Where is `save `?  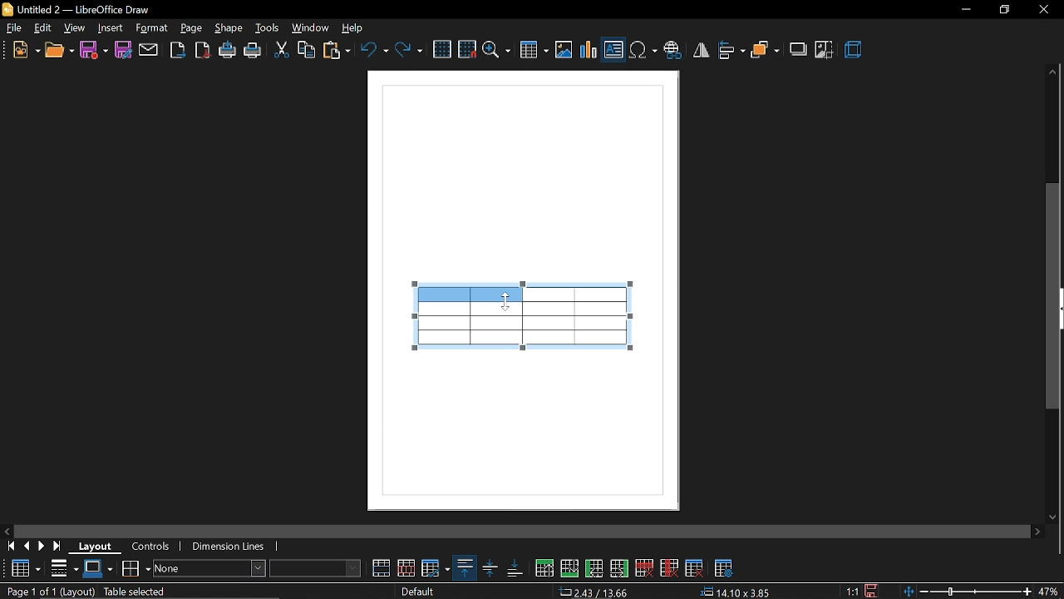 save  is located at coordinates (93, 51).